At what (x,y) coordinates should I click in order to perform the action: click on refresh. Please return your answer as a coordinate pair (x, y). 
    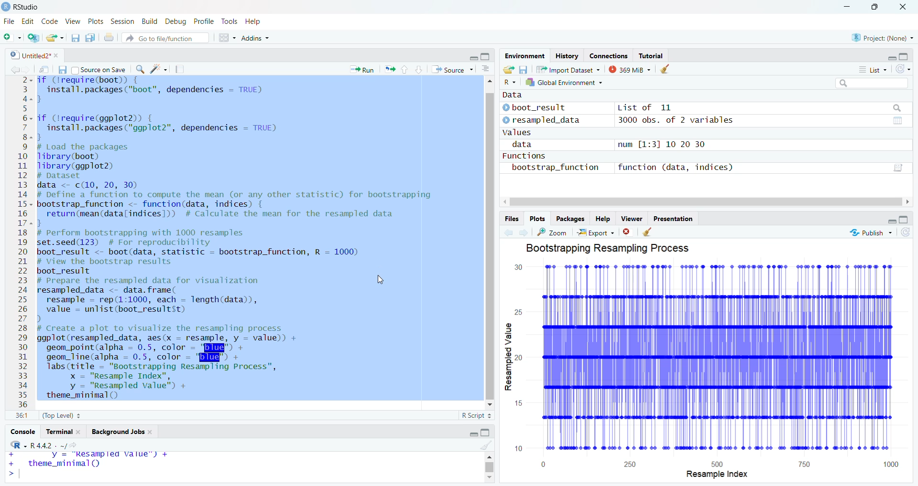
    Looking at the image, I should click on (902, 69).